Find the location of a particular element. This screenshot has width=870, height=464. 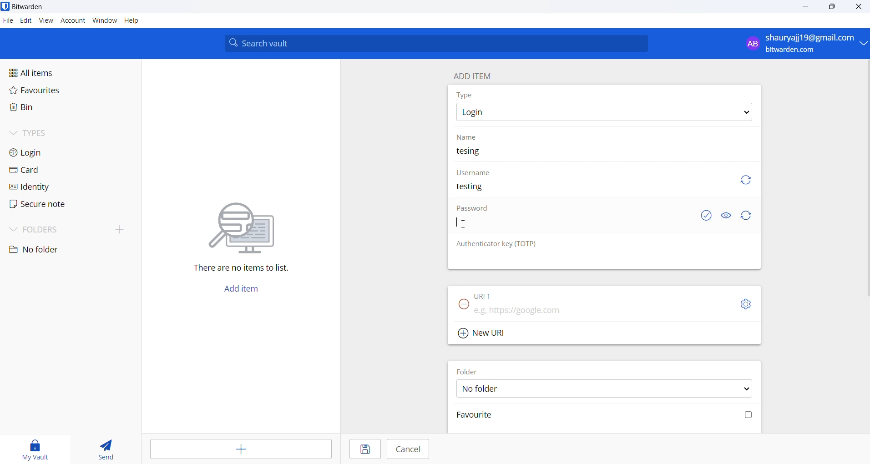

URL heading is located at coordinates (486, 295).